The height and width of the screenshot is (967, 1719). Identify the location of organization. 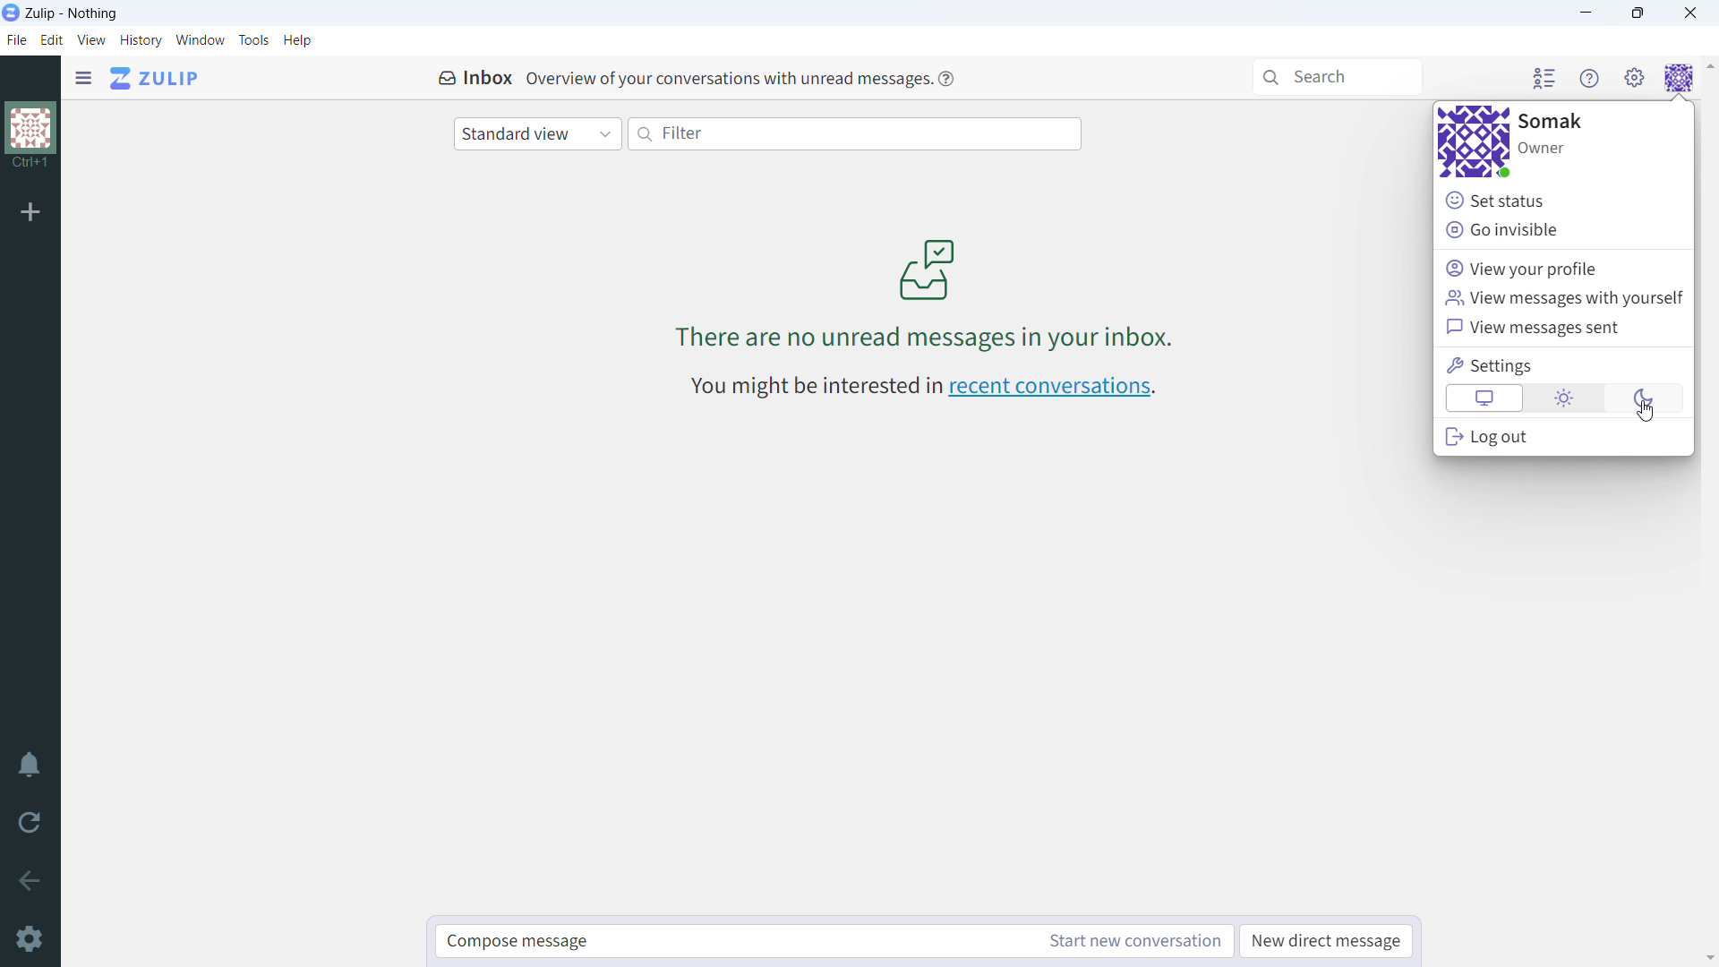
(32, 136).